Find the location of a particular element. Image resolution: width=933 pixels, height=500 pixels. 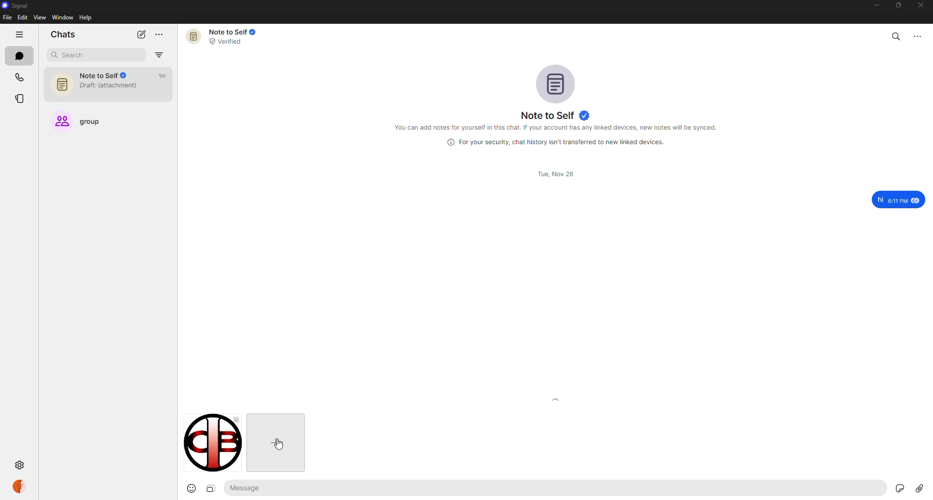

emoji is located at coordinates (187, 488).